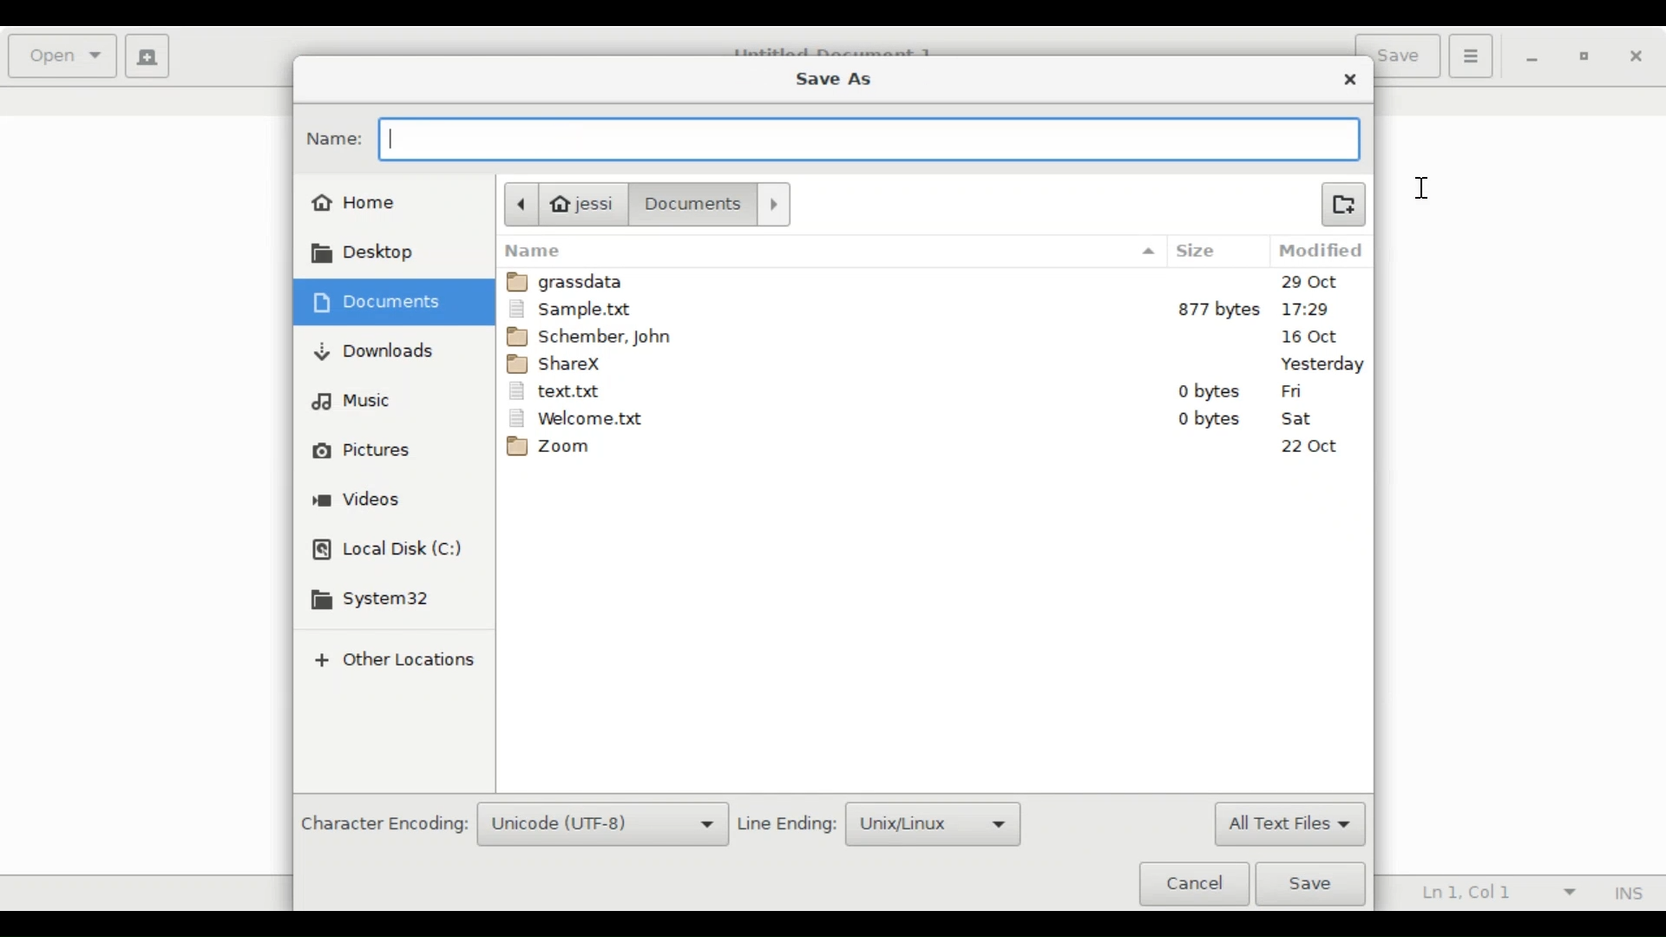 Image resolution: width=1666 pixels, height=937 pixels. I want to click on Modified, so click(1323, 251).